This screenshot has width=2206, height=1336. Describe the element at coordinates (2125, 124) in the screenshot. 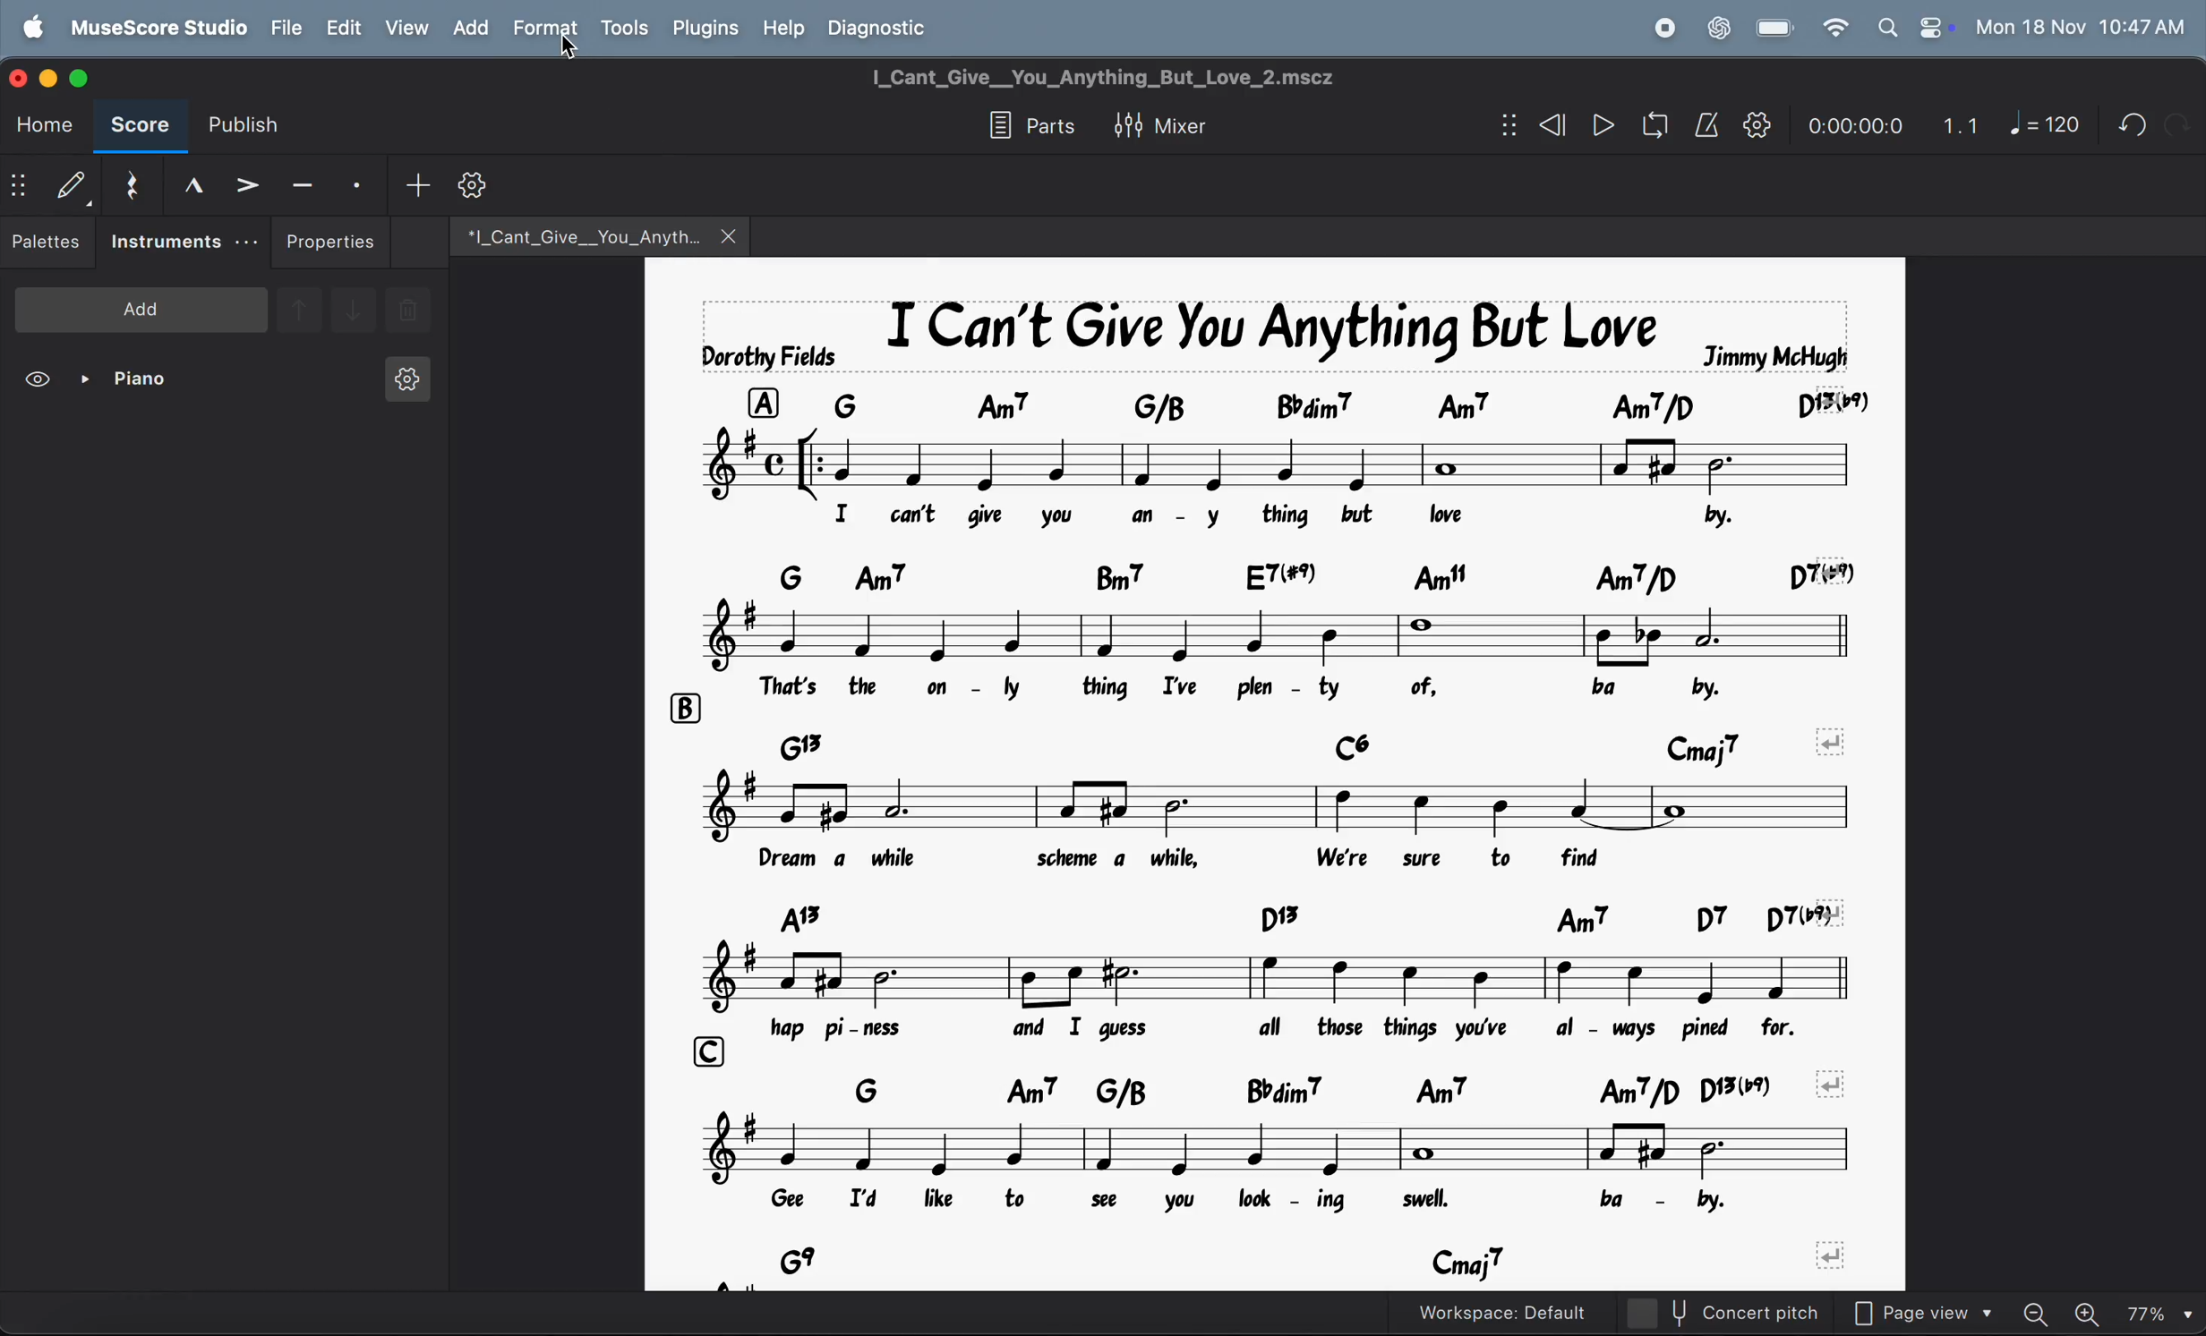

I see `redo` at that location.